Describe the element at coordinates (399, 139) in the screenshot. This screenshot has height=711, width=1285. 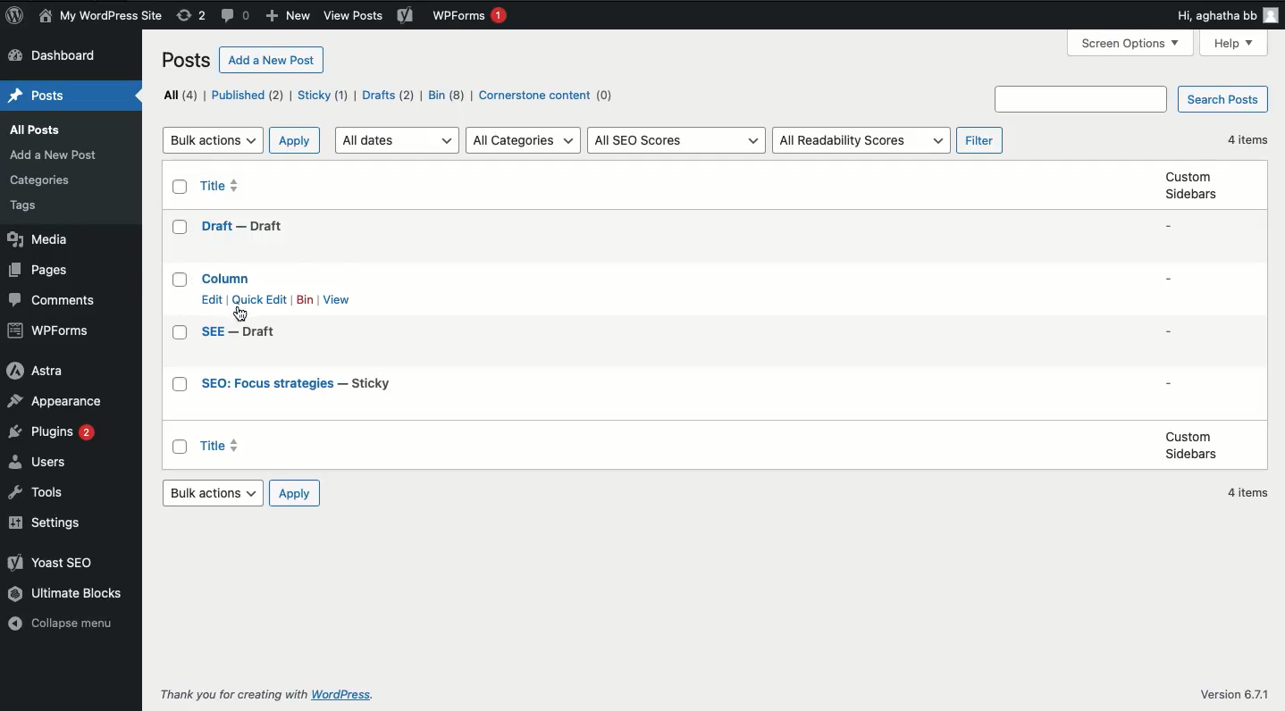
I see `All dates` at that location.